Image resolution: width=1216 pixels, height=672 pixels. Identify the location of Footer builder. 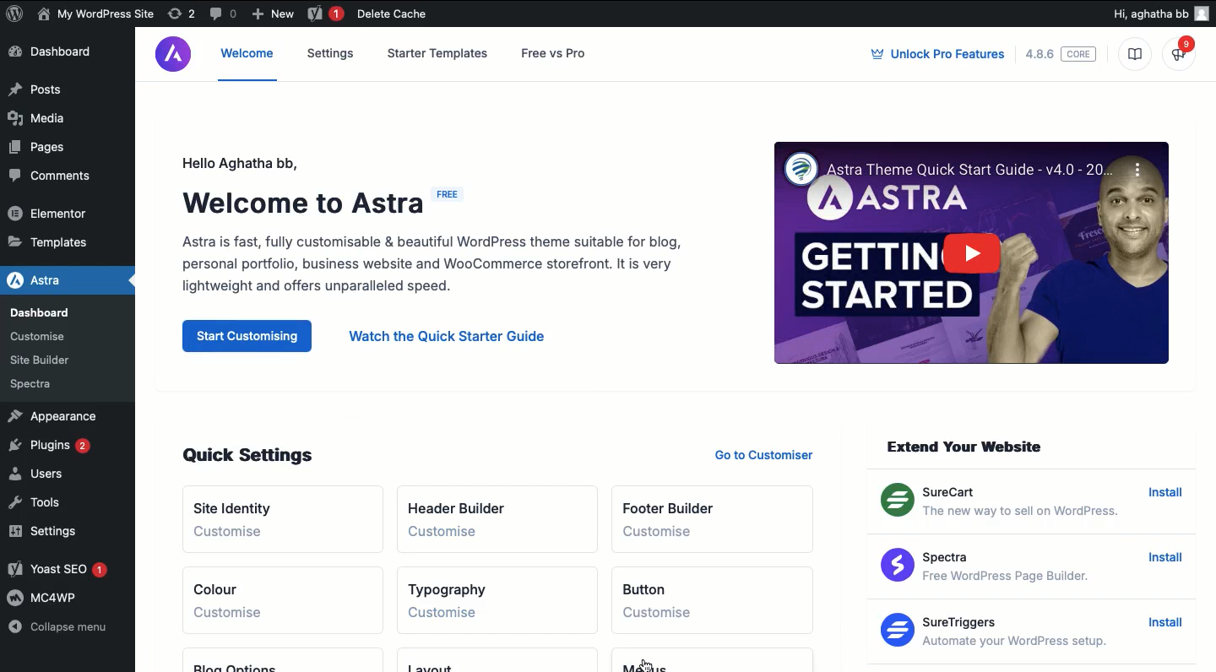
(671, 501).